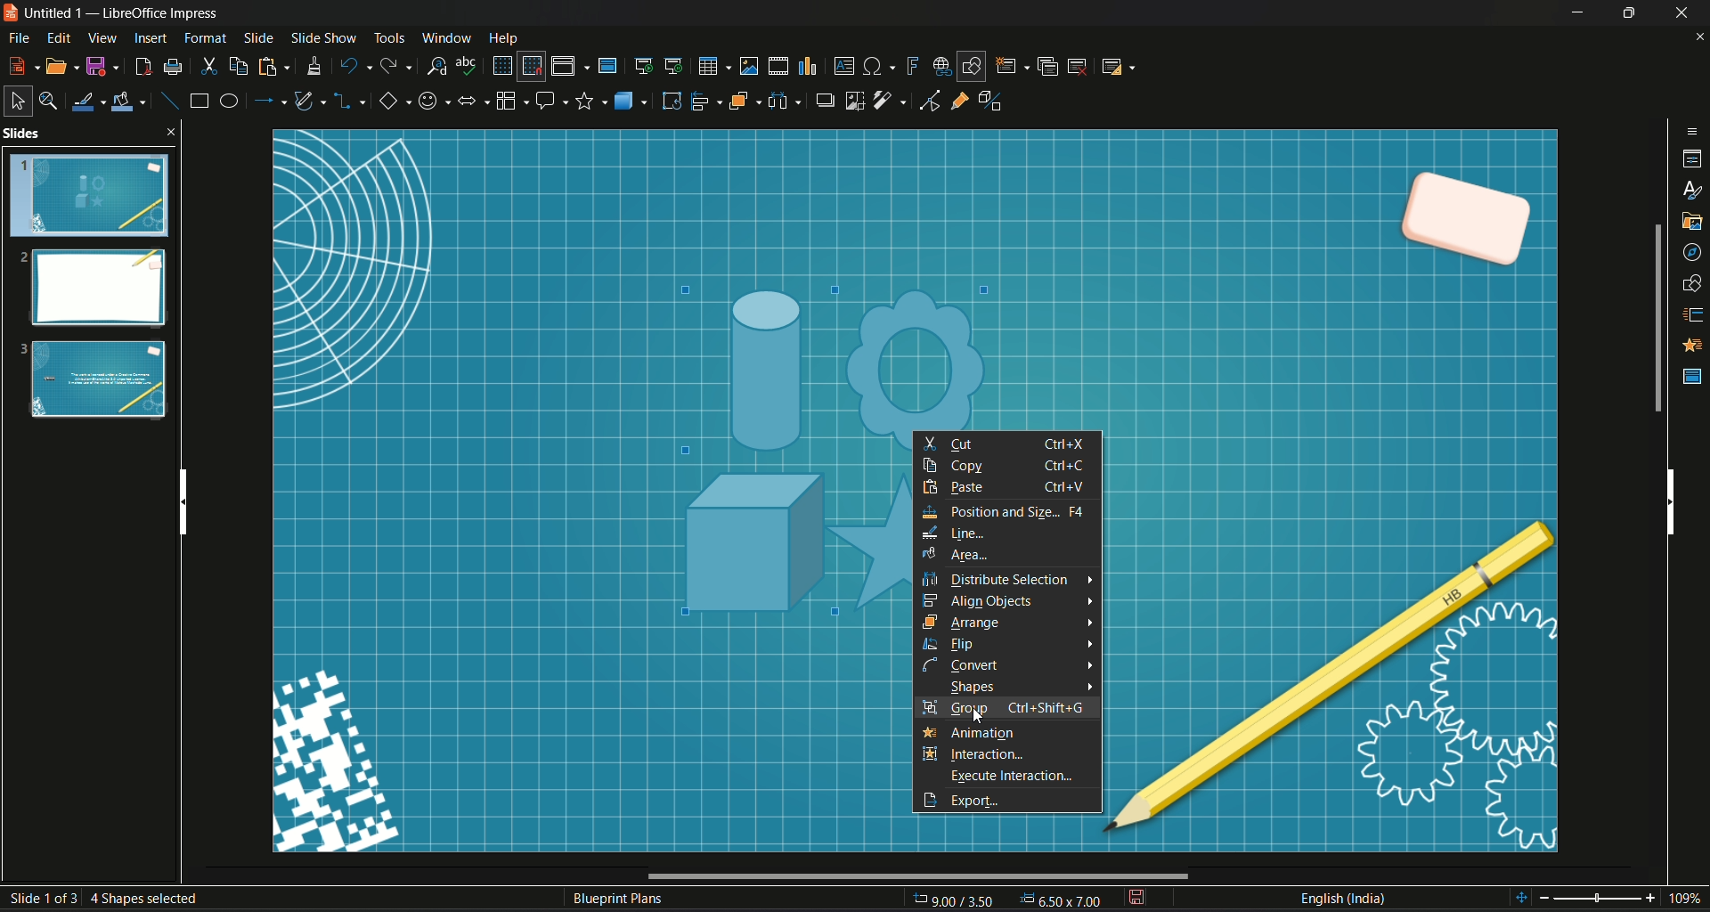 Image resolution: width=1710 pixels, height=912 pixels. What do you see at coordinates (393, 102) in the screenshot?
I see `basic shape` at bounding box center [393, 102].